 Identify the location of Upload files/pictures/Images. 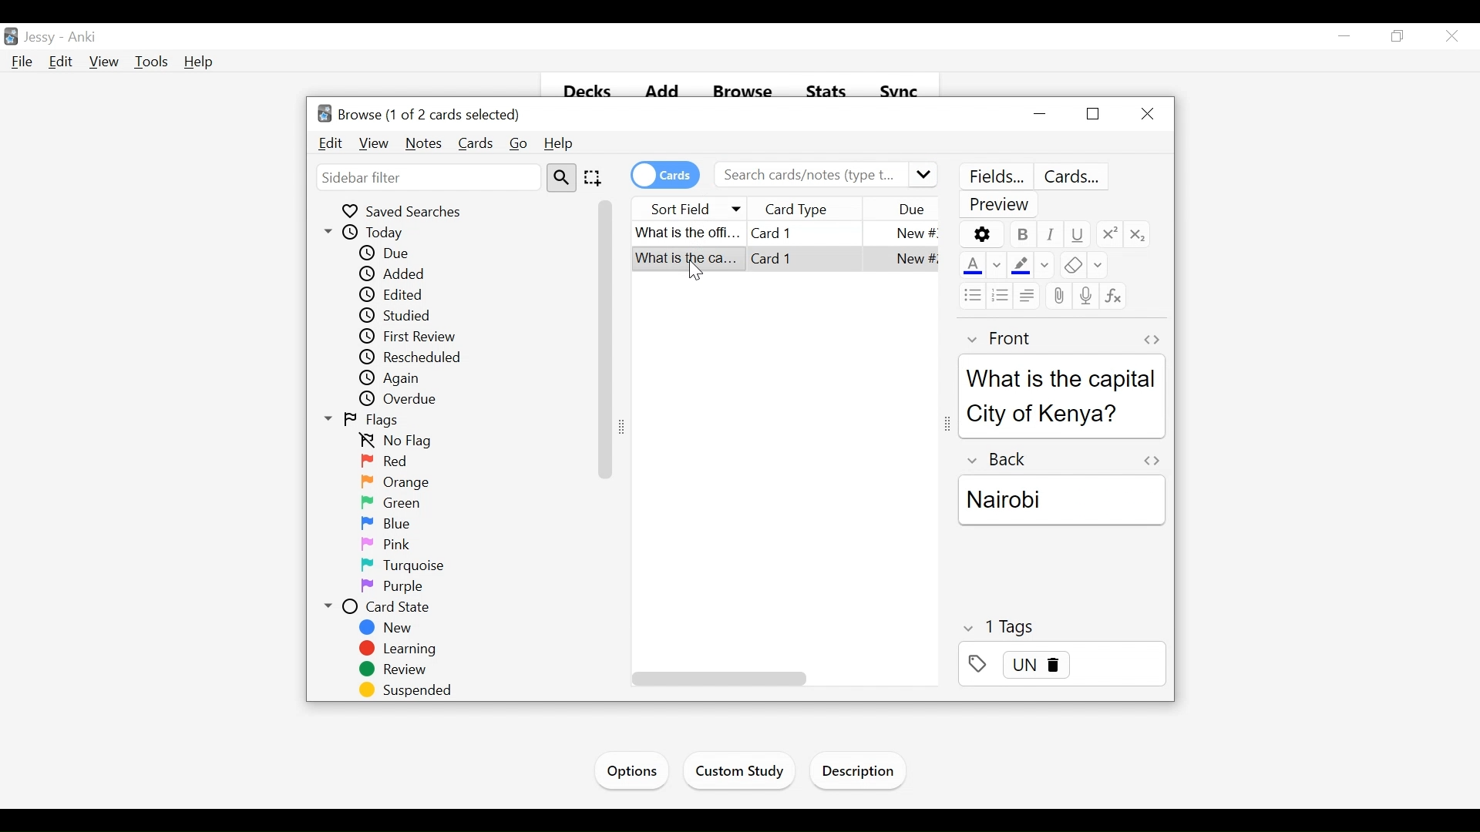
(1057, 297).